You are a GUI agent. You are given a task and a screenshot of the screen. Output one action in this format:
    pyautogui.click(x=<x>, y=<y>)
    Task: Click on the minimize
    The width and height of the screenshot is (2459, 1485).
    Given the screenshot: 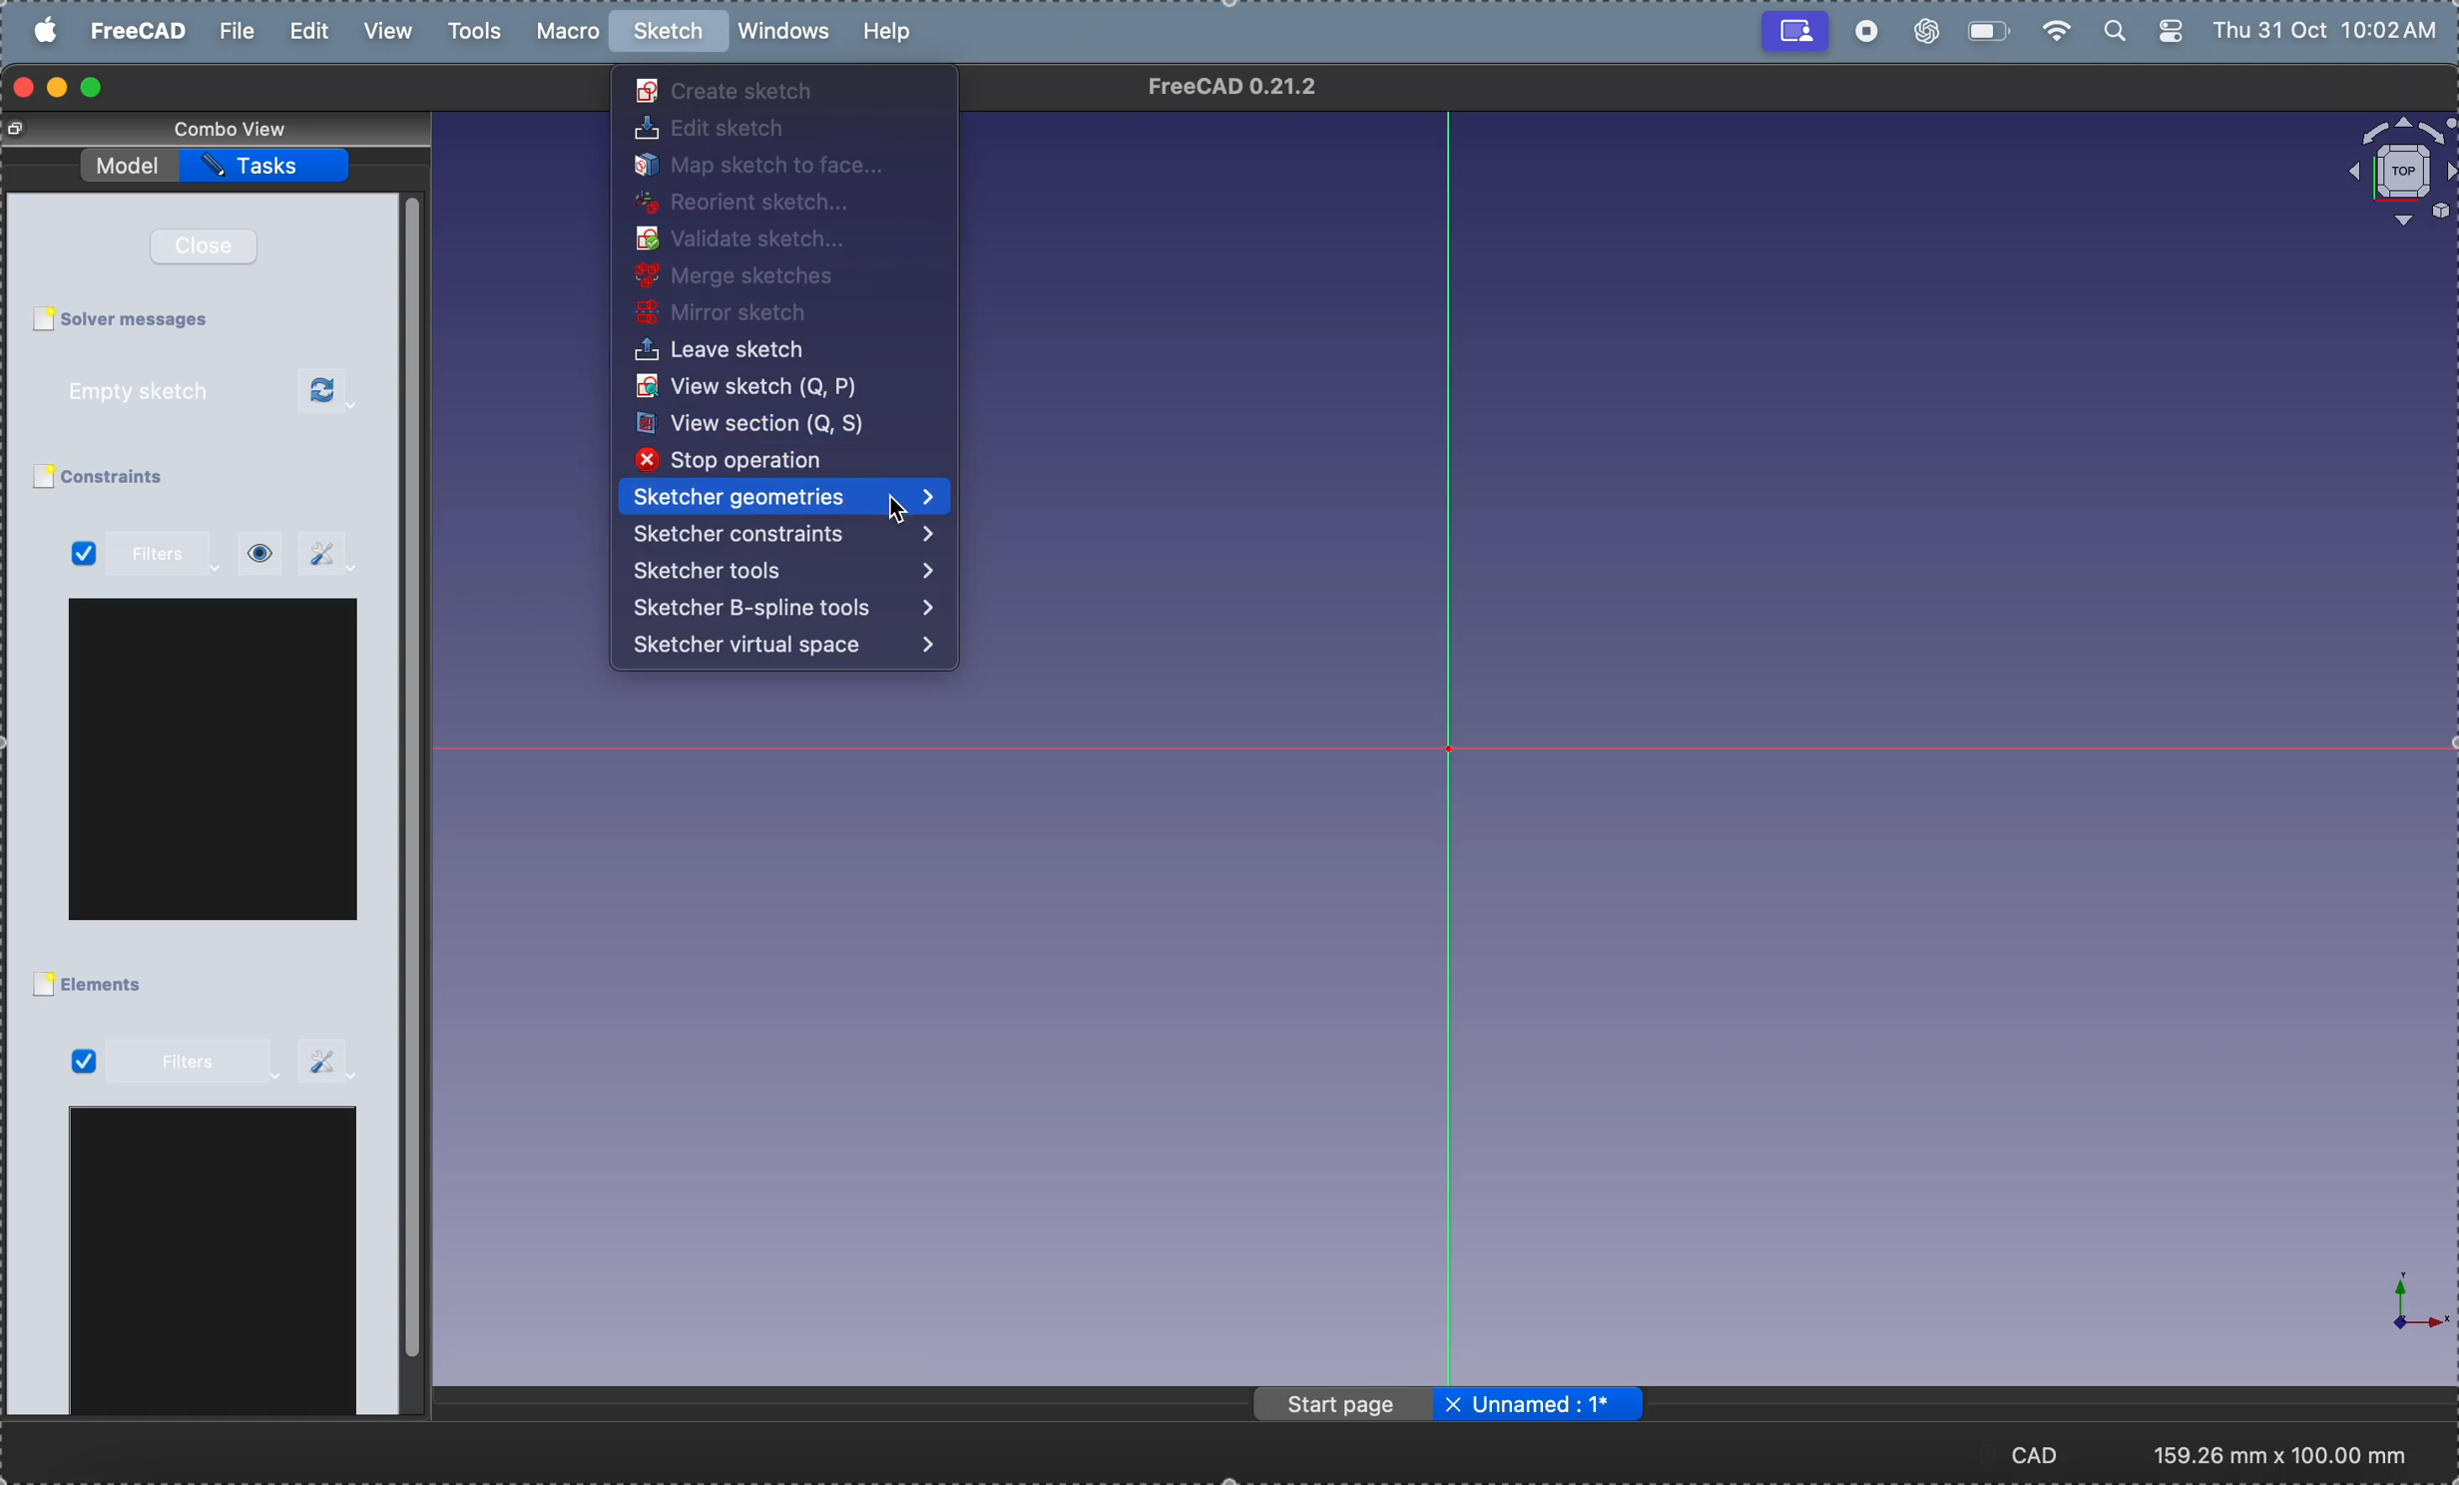 What is the action you would take?
    pyautogui.click(x=61, y=88)
    